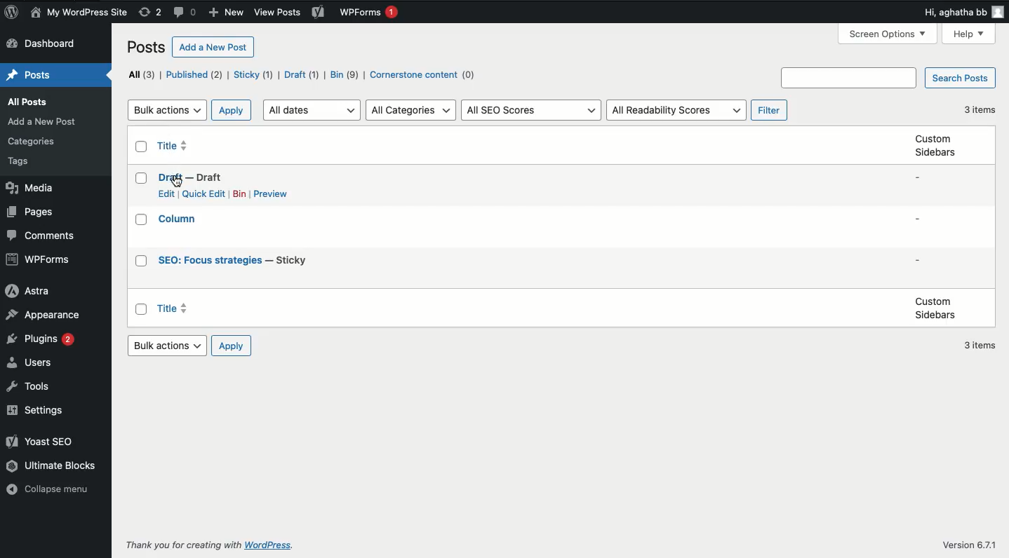 The height and width of the screenshot is (558, 1009). I want to click on Published, so click(199, 76).